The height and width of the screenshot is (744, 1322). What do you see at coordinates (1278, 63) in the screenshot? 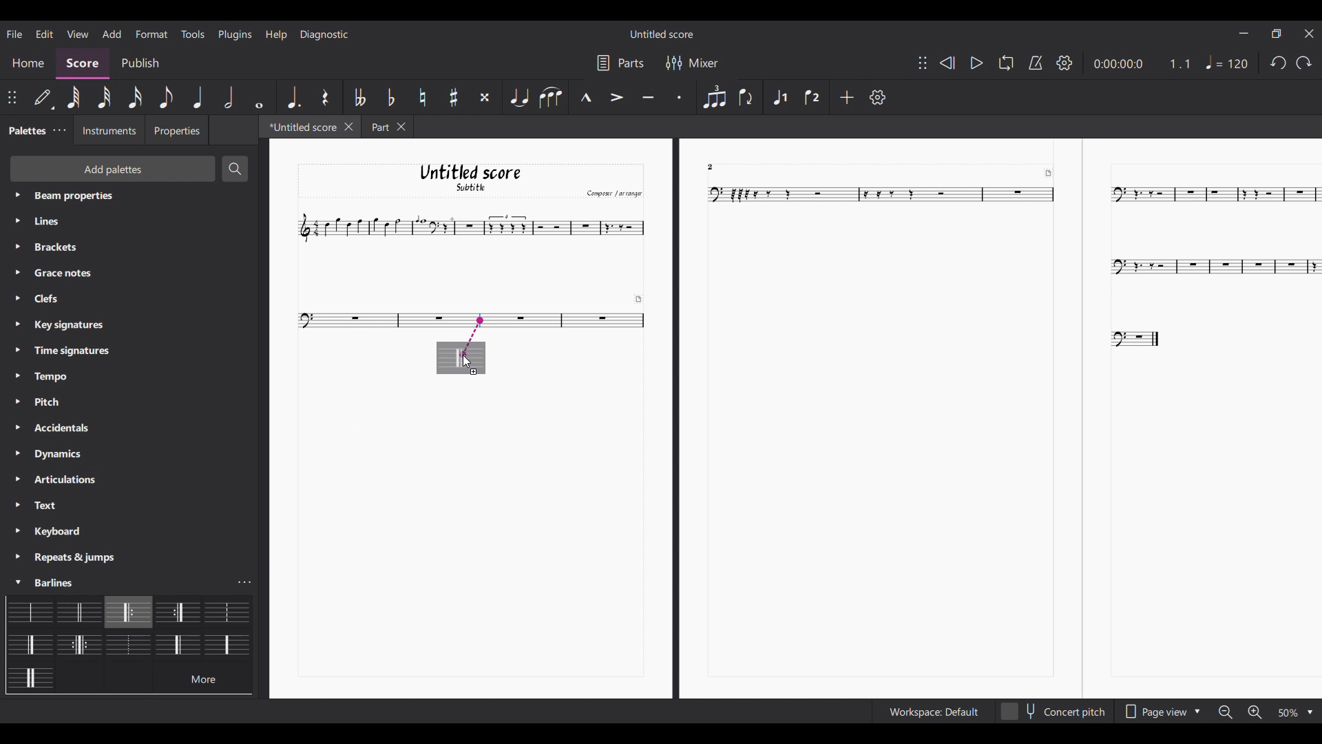
I see `Undo` at bounding box center [1278, 63].